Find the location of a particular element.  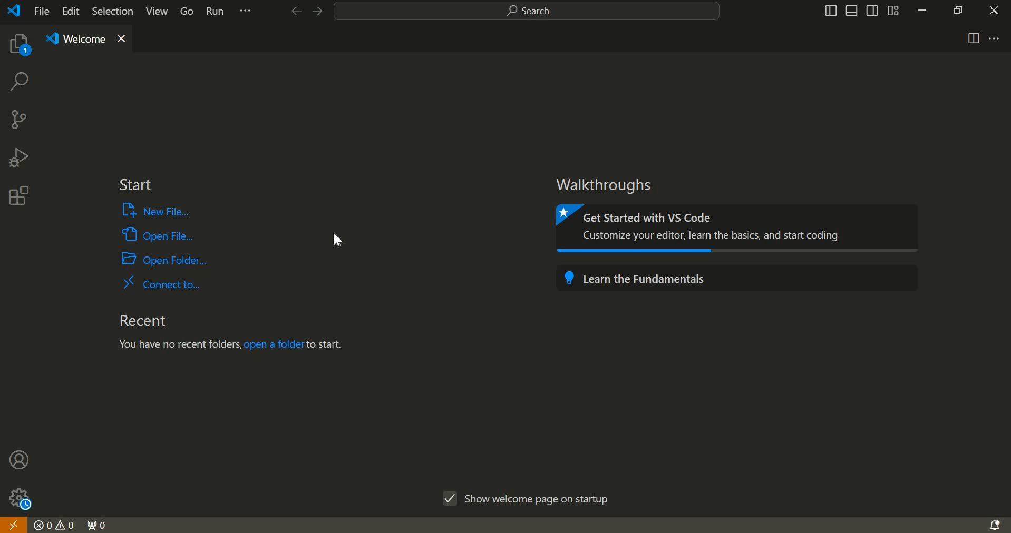

toggle primary sidebar is located at coordinates (829, 11).